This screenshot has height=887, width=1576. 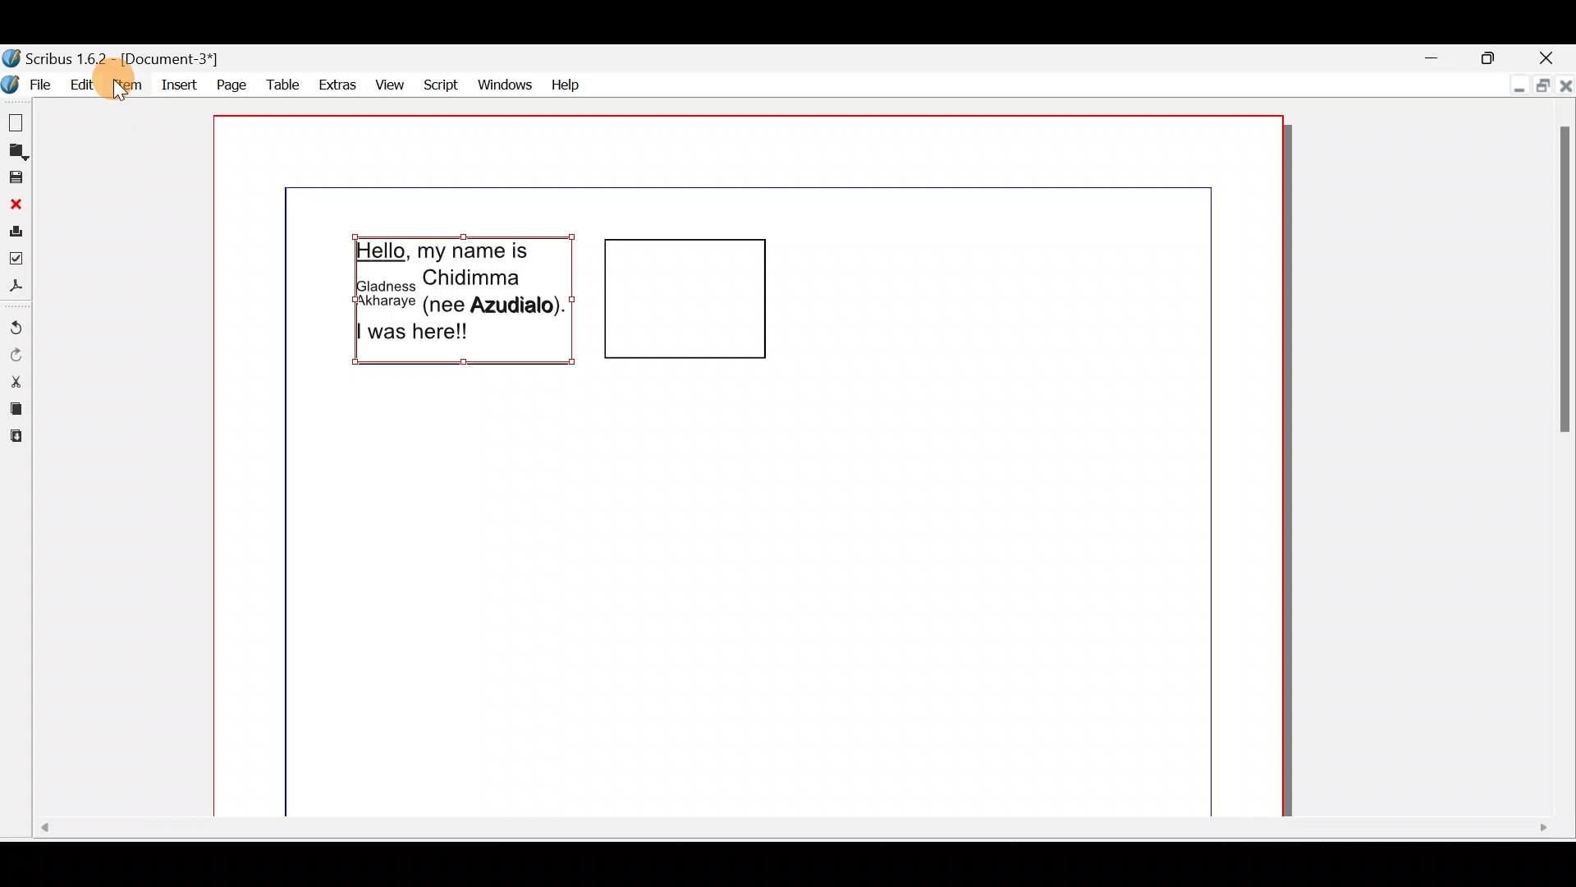 What do you see at coordinates (18, 122) in the screenshot?
I see `New` at bounding box center [18, 122].